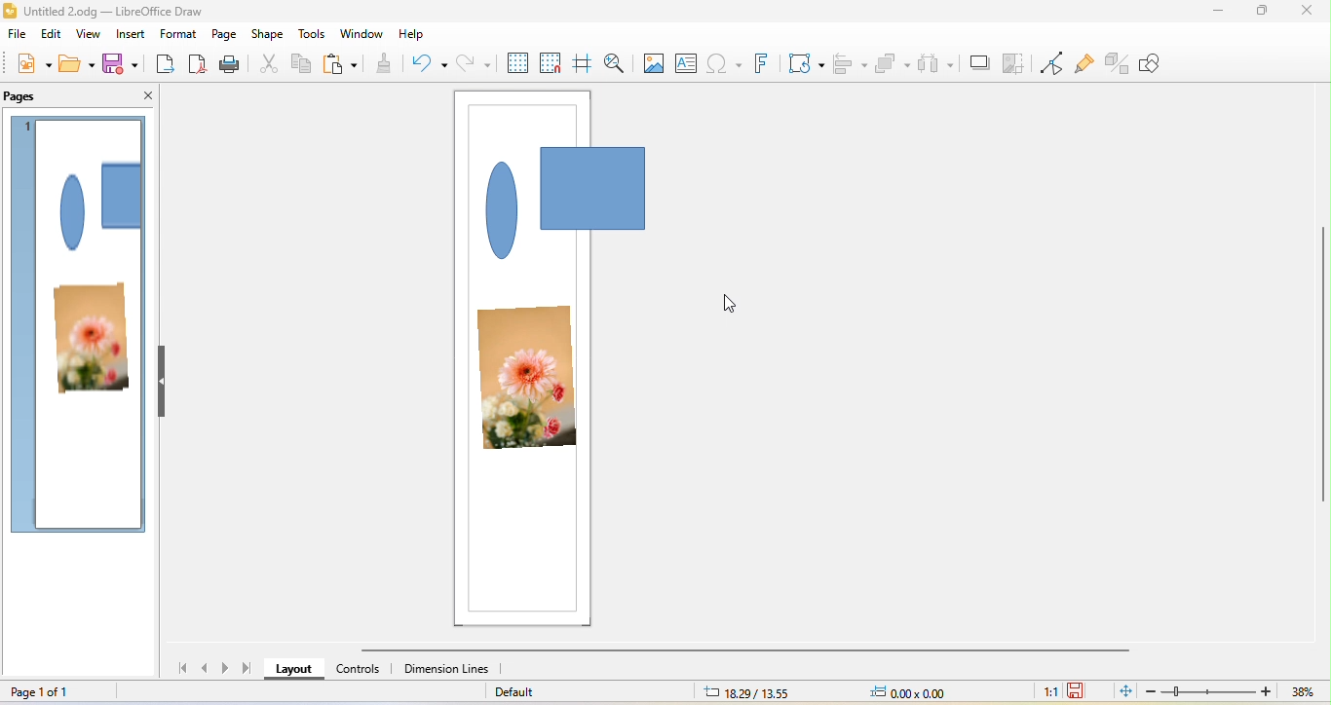 Image resolution: width=1331 pixels, height=705 pixels. Describe the element at coordinates (57, 691) in the screenshot. I see `page 1 of 1` at that location.